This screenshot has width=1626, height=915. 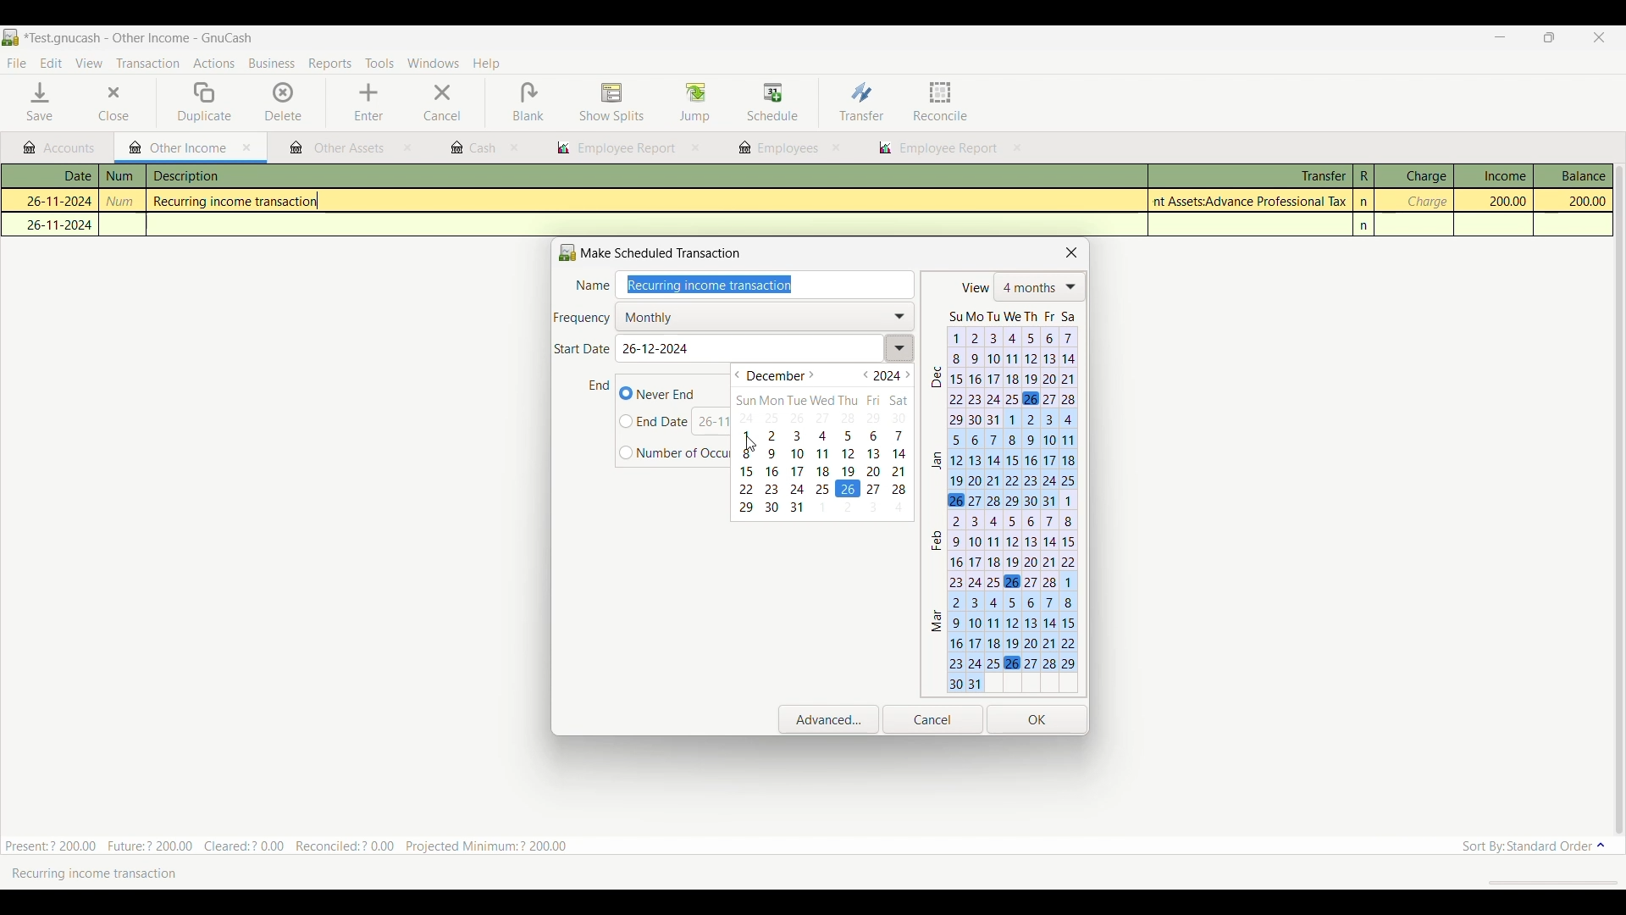 What do you see at coordinates (615, 148) in the screenshot?
I see `employee report` at bounding box center [615, 148].